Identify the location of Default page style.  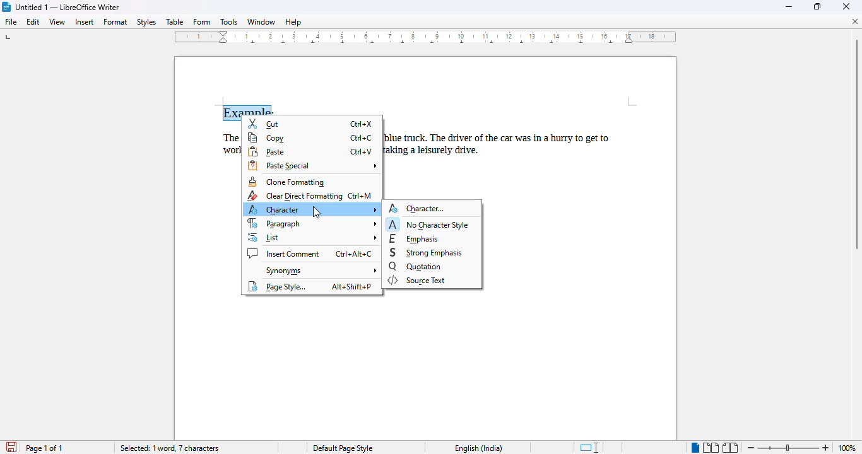
(343, 448).